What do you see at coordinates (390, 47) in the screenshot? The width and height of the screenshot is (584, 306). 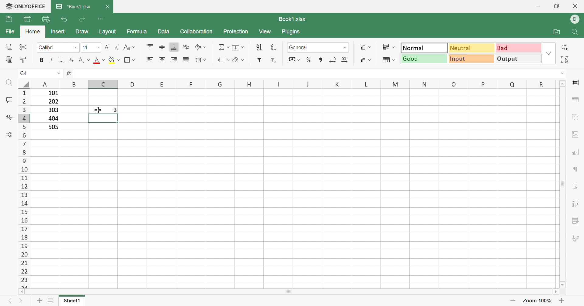 I see `Conditional formatting` at bounding box center [390, 47].